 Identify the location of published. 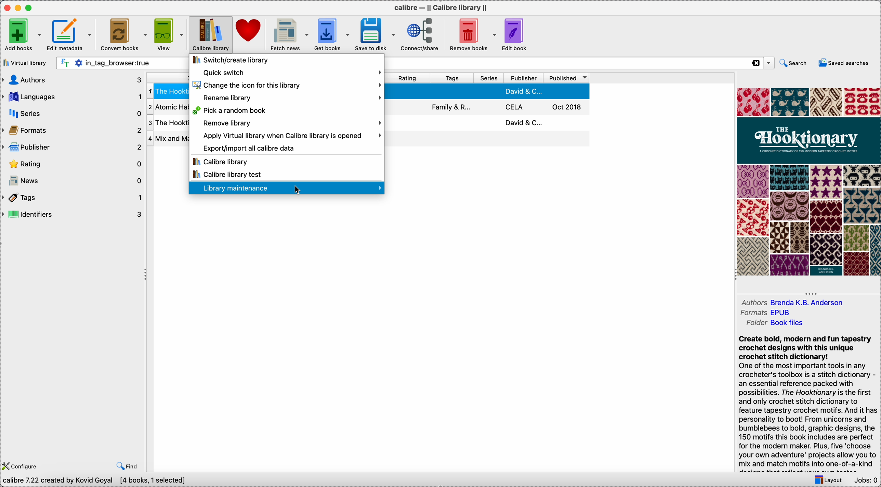
(567, 78).